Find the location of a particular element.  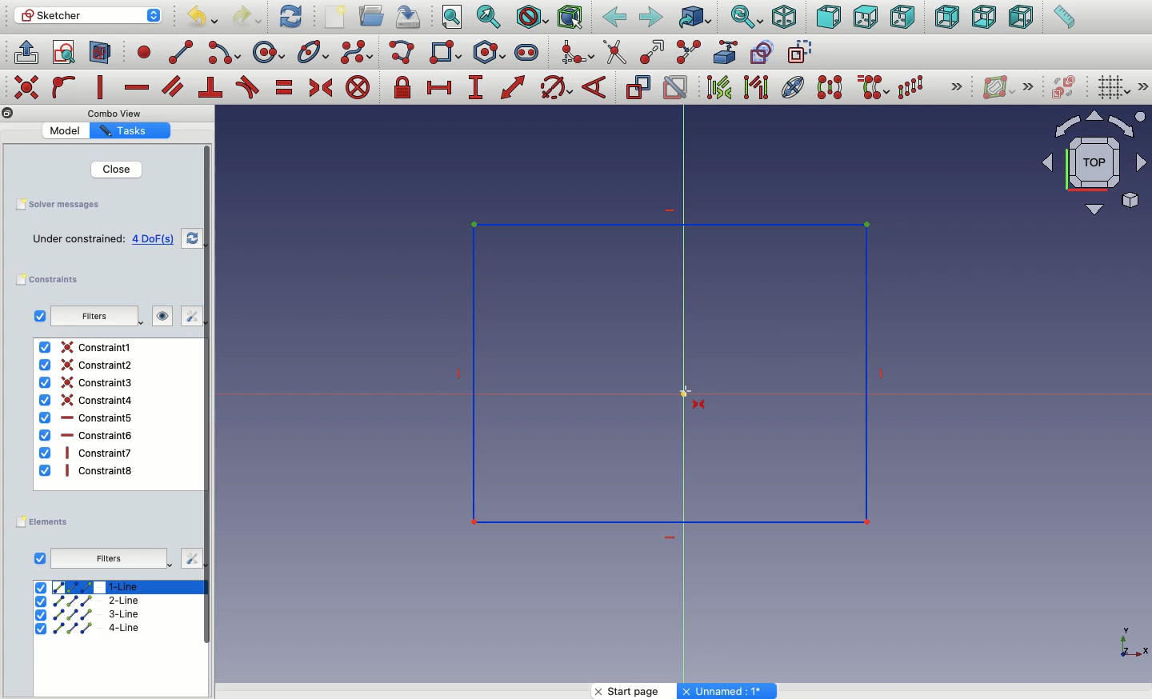

edit is located at coordinates (190, 558).